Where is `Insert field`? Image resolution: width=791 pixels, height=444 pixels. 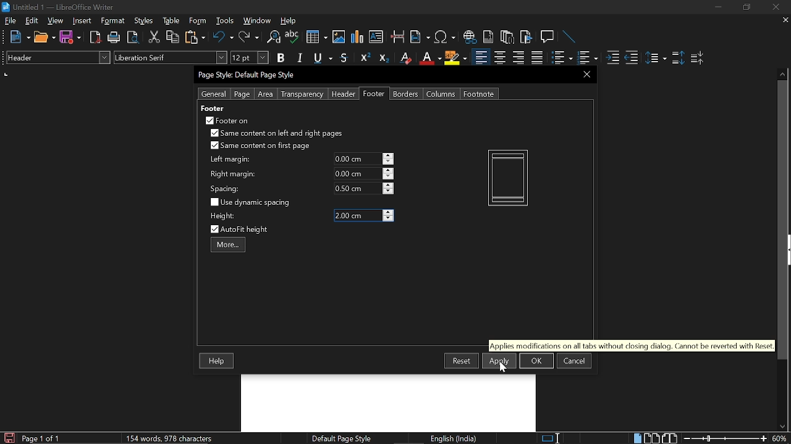 Insert field is located at coordinates (420, 38).